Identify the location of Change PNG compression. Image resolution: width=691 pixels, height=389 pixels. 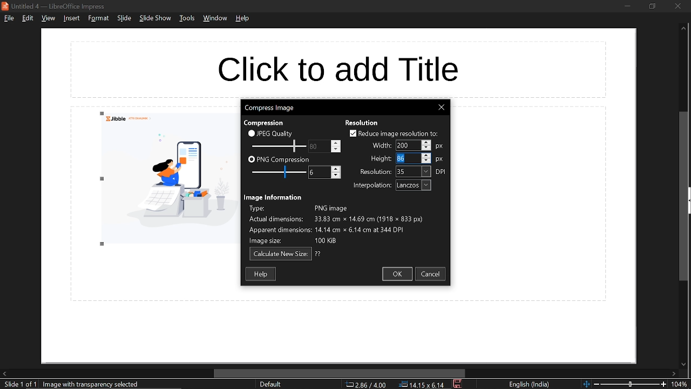
(319, 173).